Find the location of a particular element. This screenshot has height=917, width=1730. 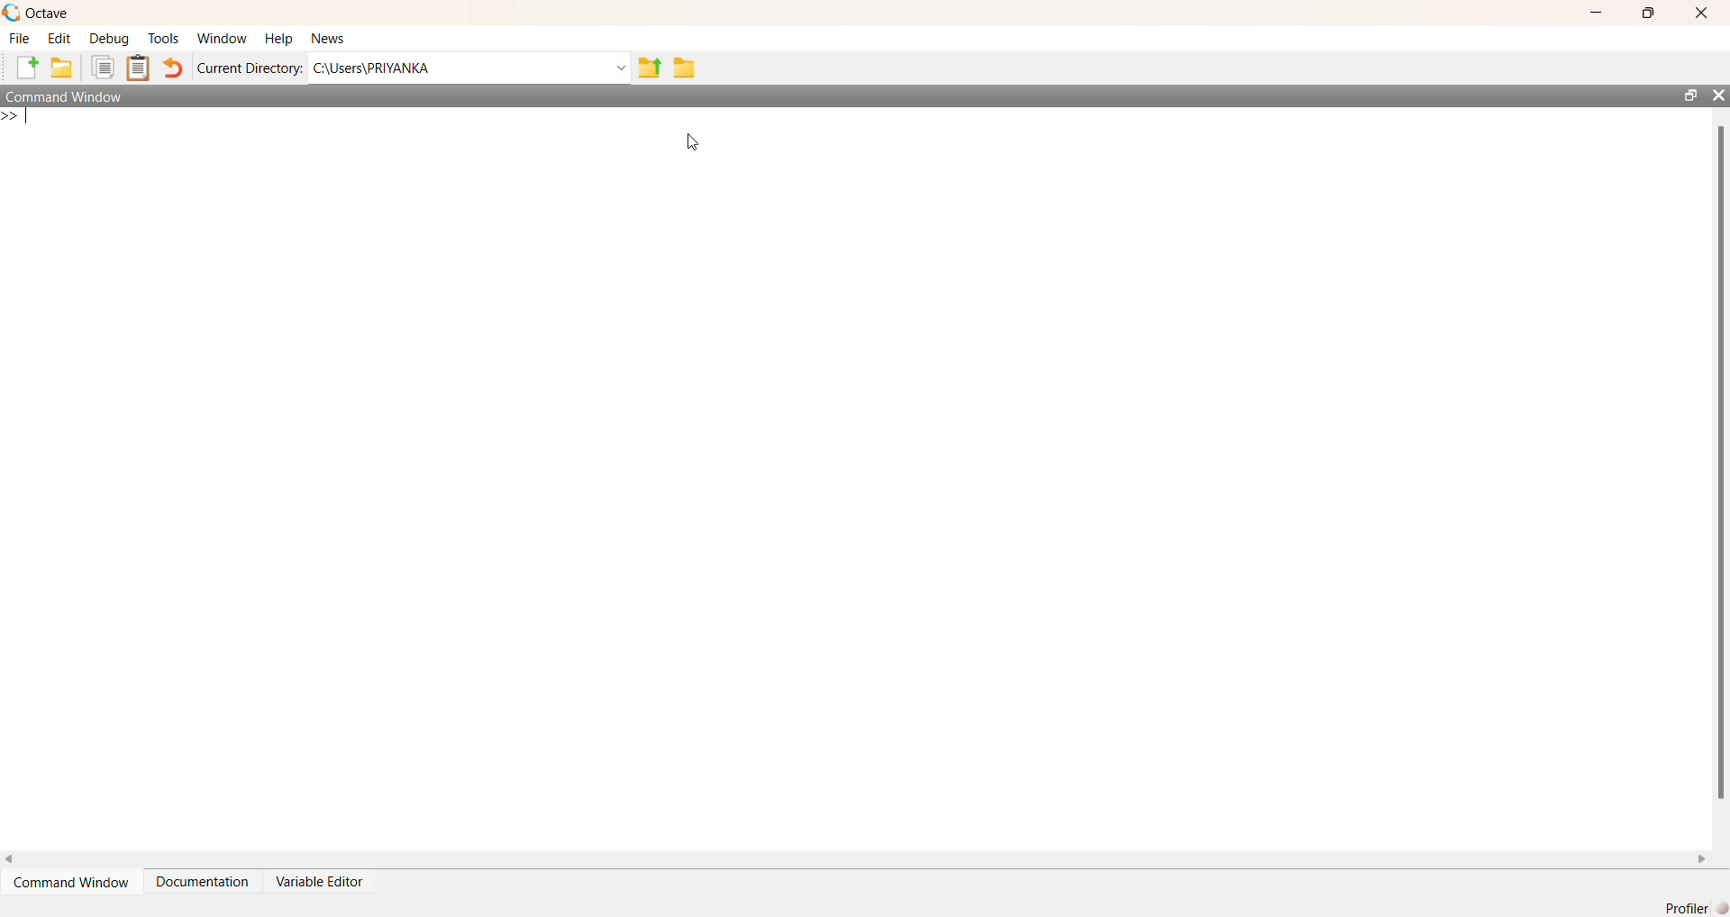

scroll left is located at coordinates (11, 860).